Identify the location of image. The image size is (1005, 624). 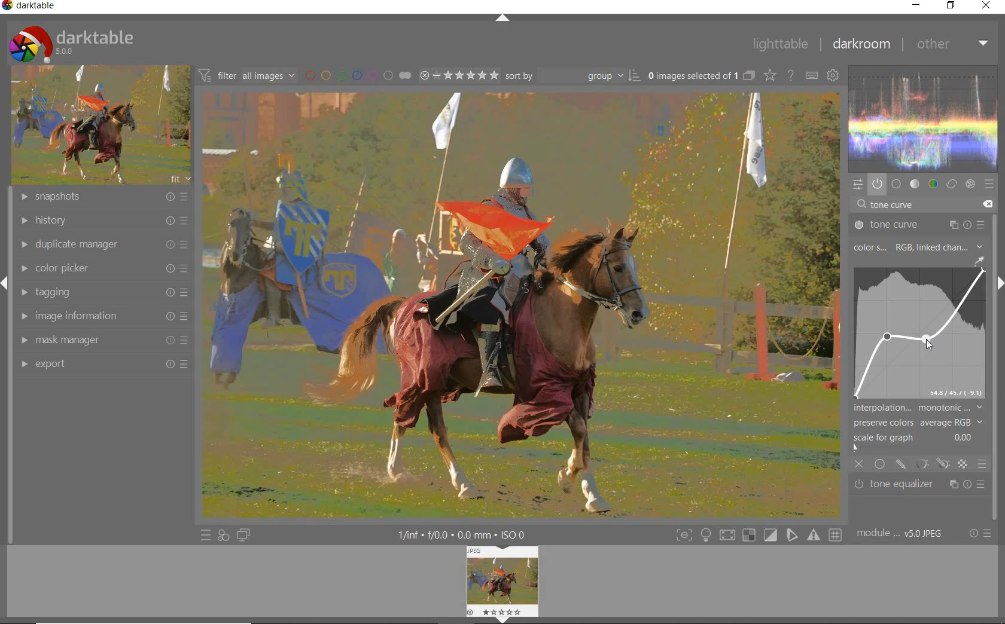
(98, 126).